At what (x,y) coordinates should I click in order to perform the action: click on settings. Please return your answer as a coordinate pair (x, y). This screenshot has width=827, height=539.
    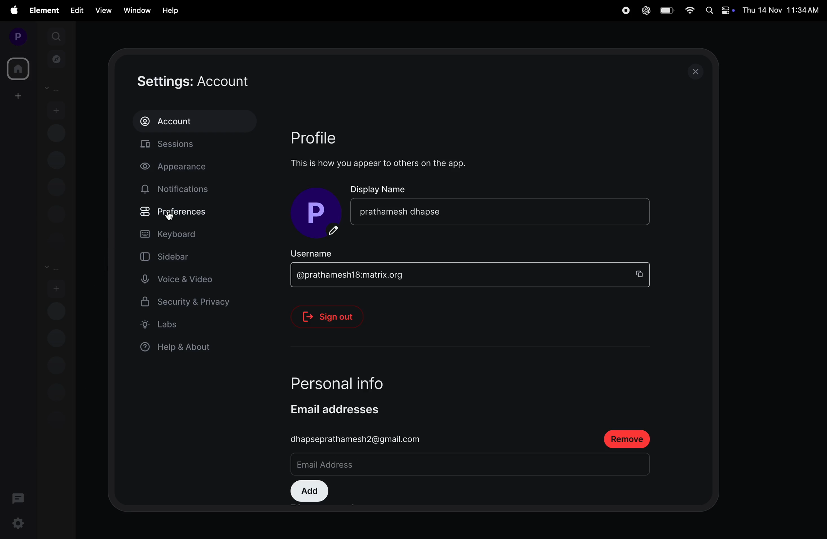
    Looking at the image, I should click on (18, 523).